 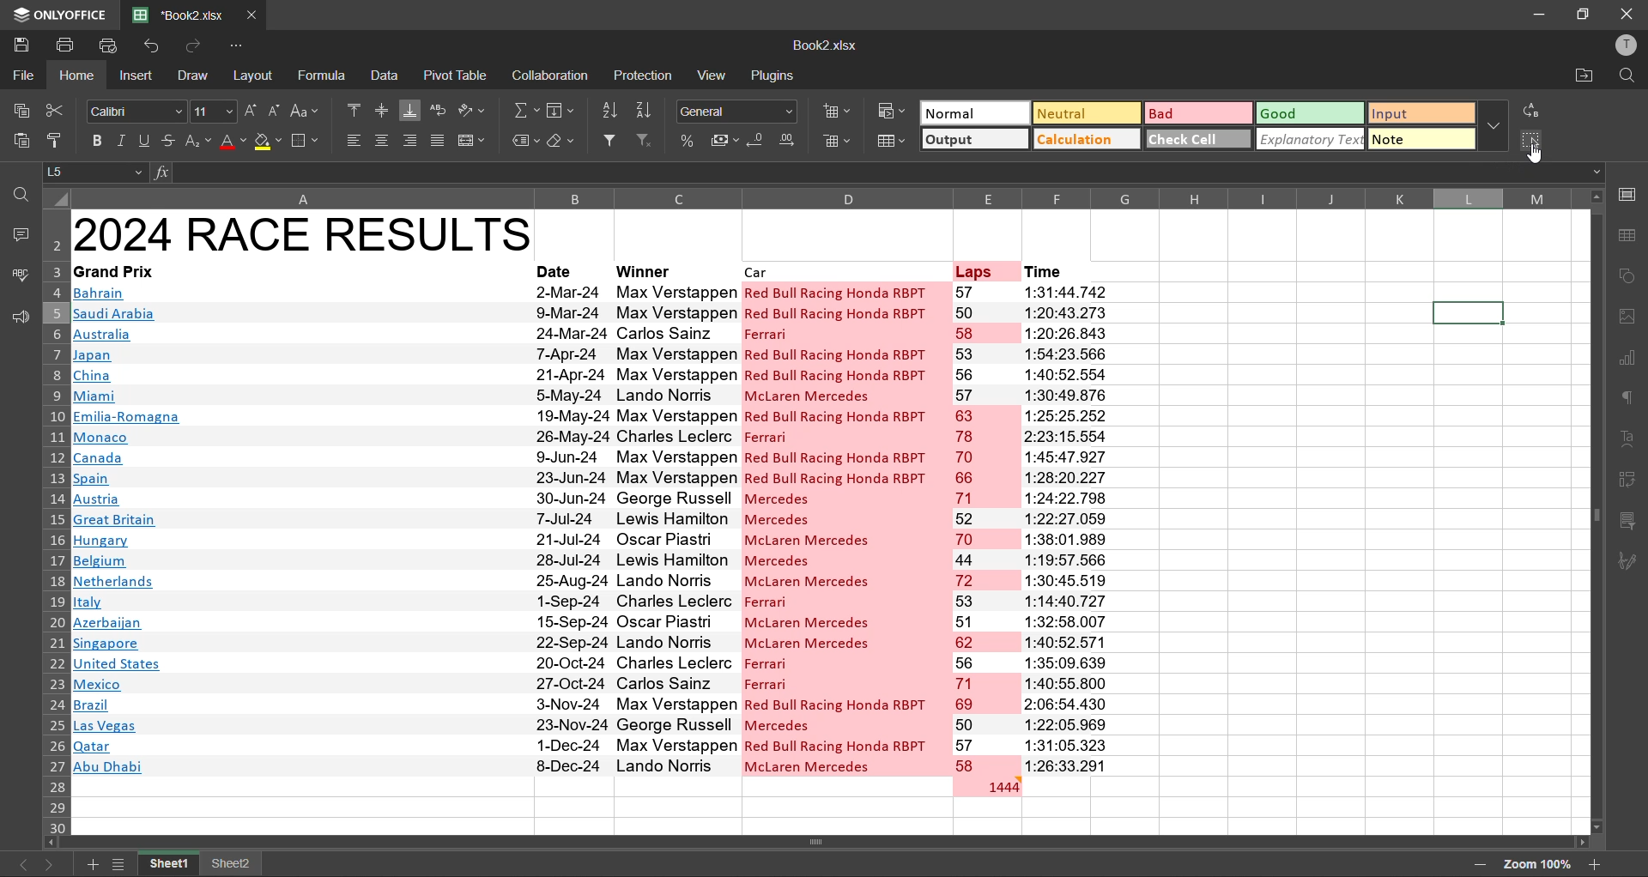 I want to click on draw, so click(x=191, y=76).